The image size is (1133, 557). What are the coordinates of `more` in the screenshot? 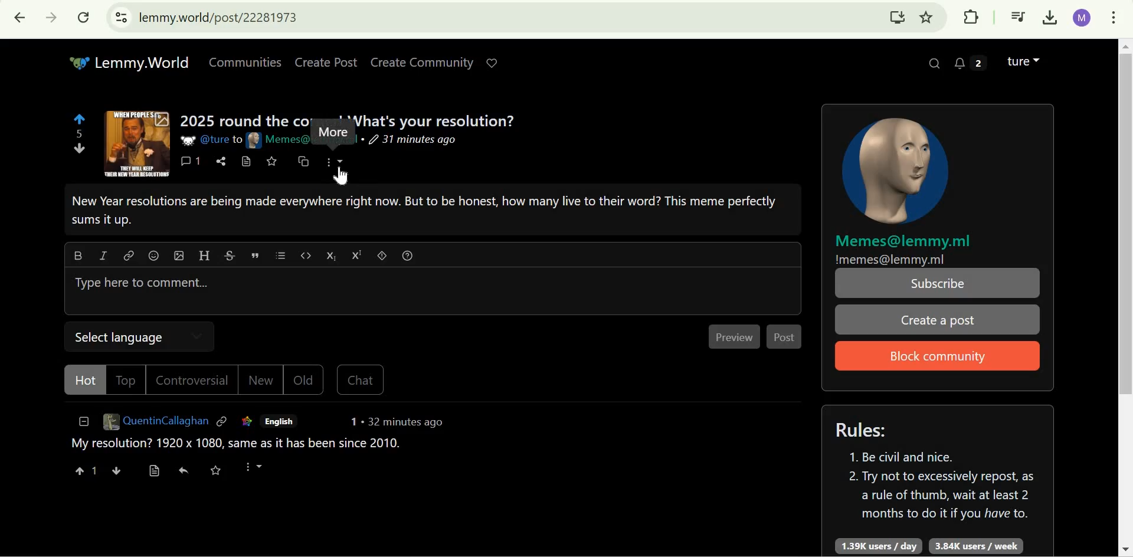 It's located at (332, 161).